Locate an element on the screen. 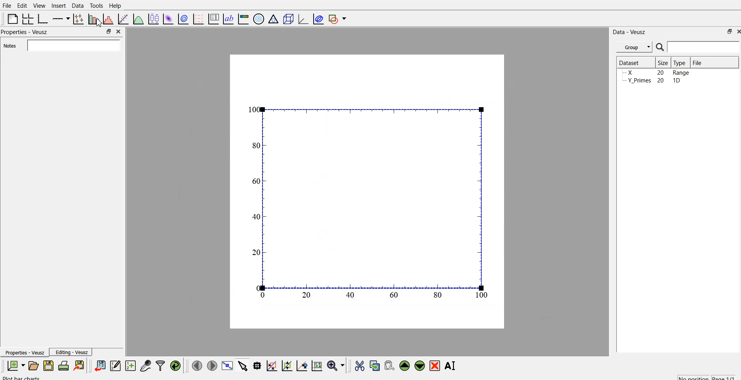 The height and width of the screenshot is (380, 741). move up the widget is located at coordinates (404, 365).